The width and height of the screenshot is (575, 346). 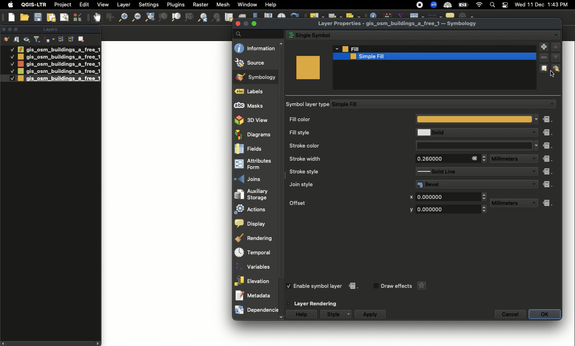 What do you see at coordinates (26, 18) in the screenshot?
I see `Open` at bounding box center [26, 18].